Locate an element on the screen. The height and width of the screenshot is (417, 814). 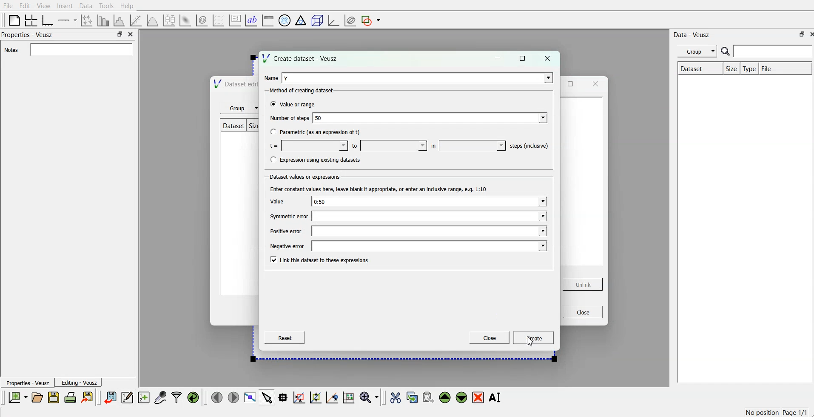
symmetric error value field is located at coordinates (429, 217).